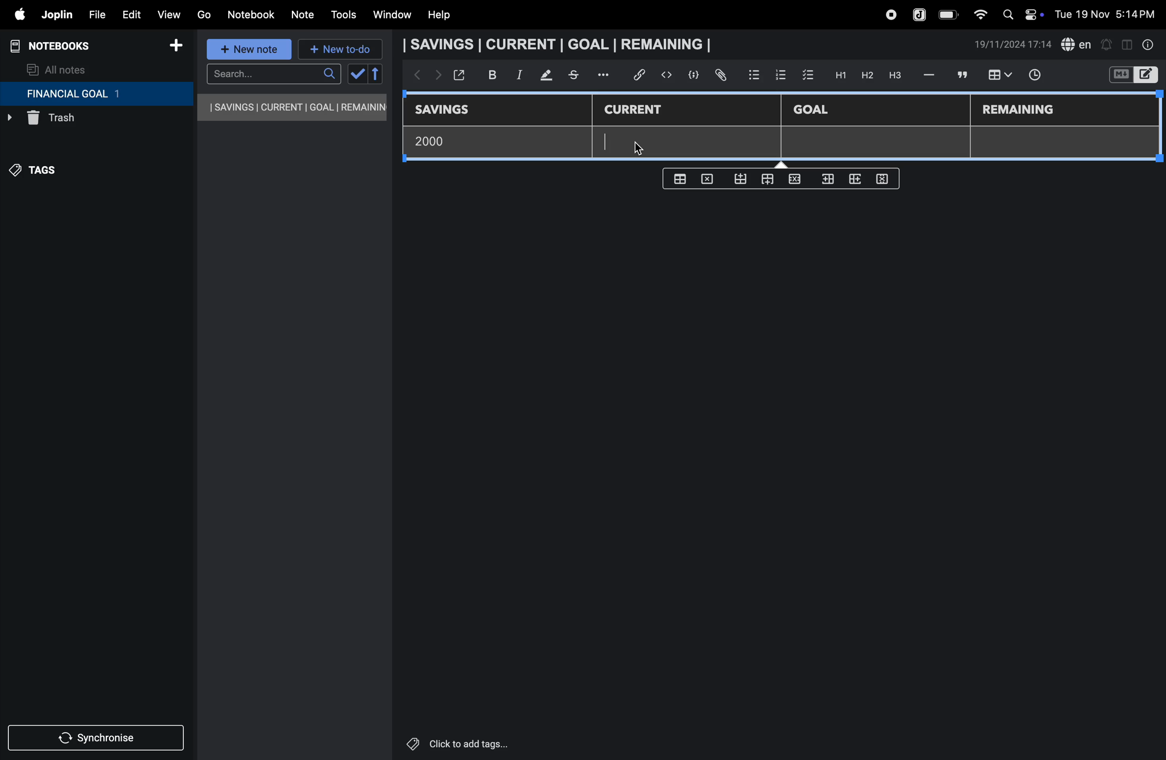 The image size is (1166, 760). I want to click on delete rows, so click(883, 178).